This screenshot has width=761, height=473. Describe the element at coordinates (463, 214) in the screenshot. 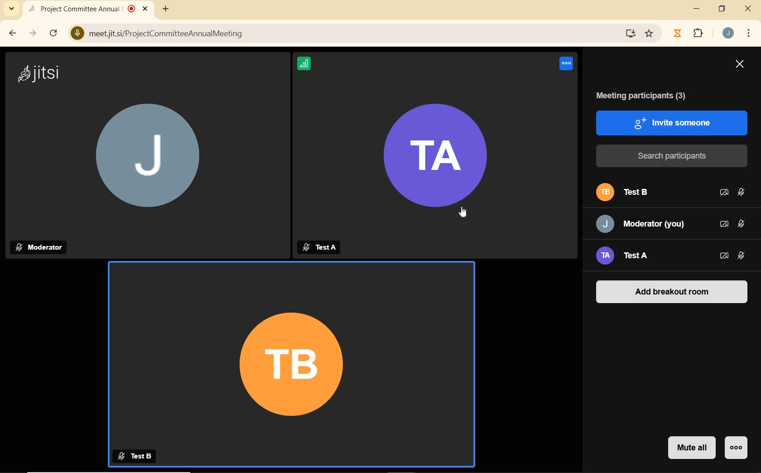

I see `CURSOR` at that location.